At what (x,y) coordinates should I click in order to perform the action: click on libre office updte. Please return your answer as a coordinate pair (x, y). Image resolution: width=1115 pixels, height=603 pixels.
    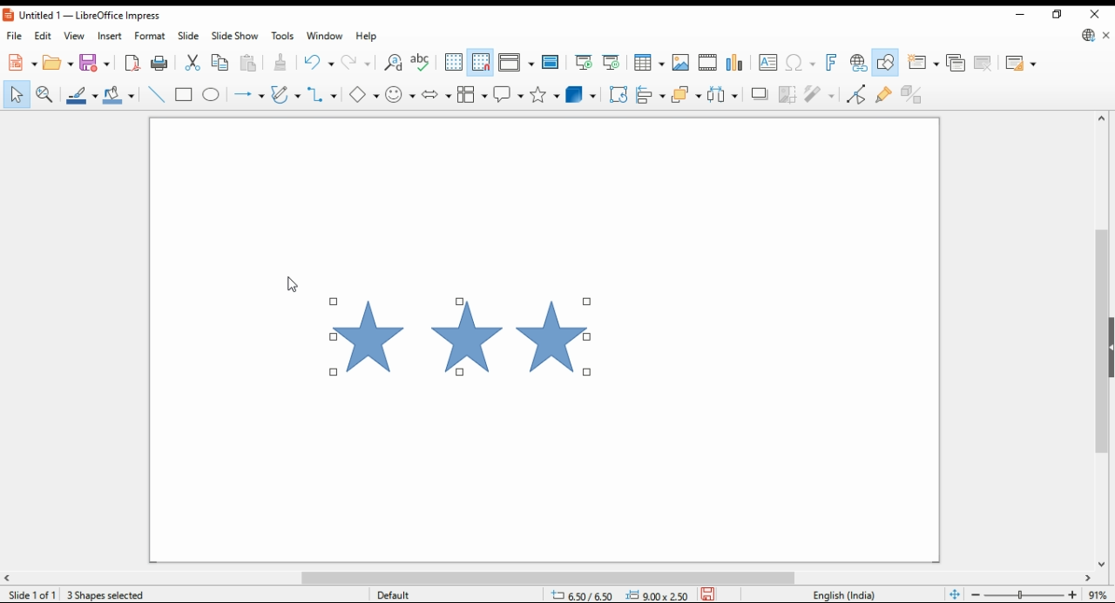
    Looking at the image, I should click on (1086, 35).